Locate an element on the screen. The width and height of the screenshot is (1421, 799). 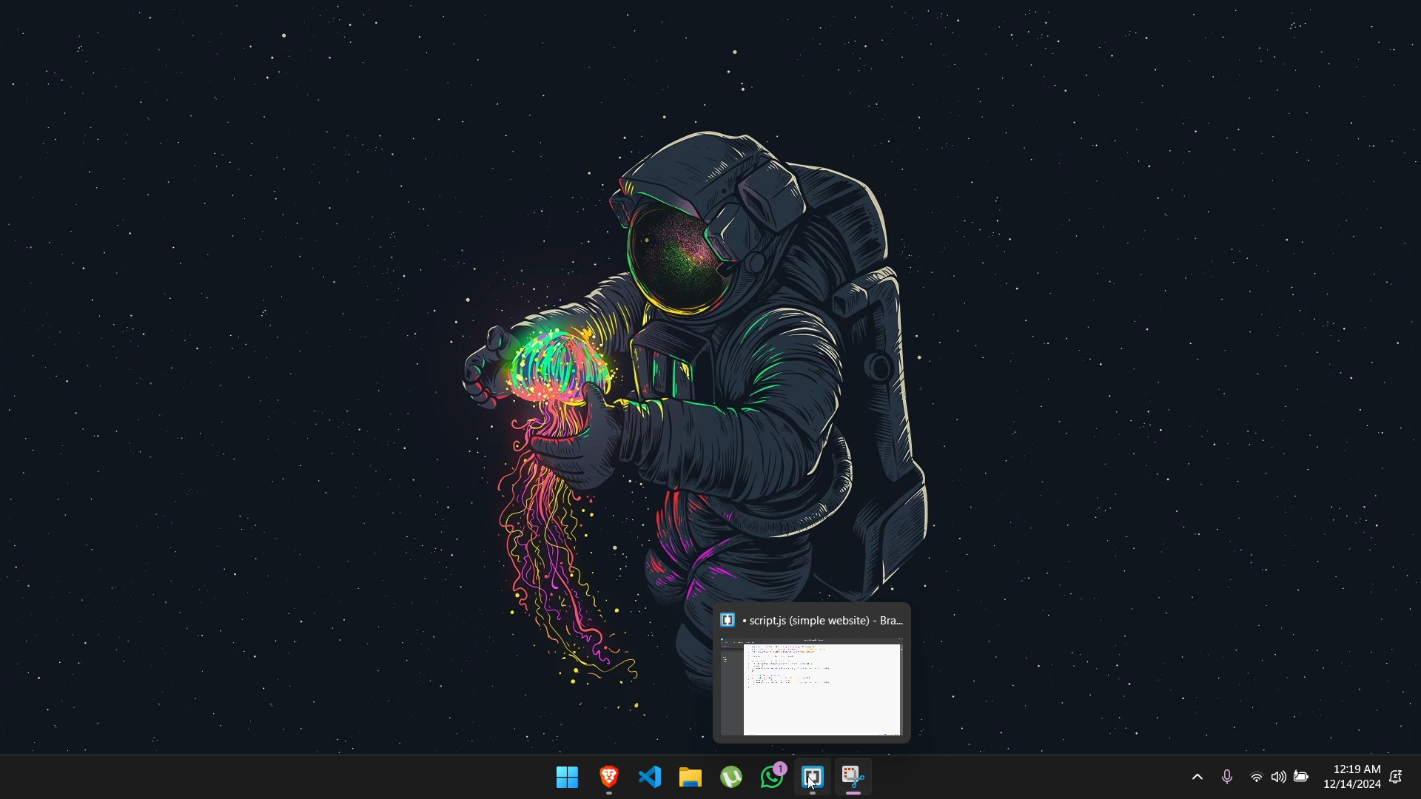
cursor is located at coordinates (811, 786).